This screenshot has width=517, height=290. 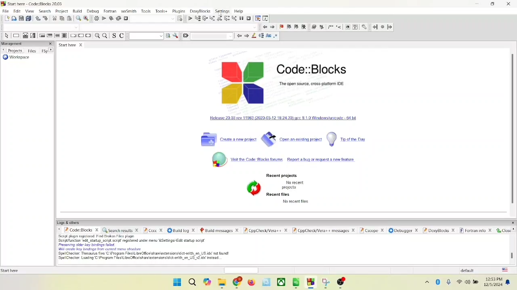 I want to click on selection, so click(x=32, y=35).